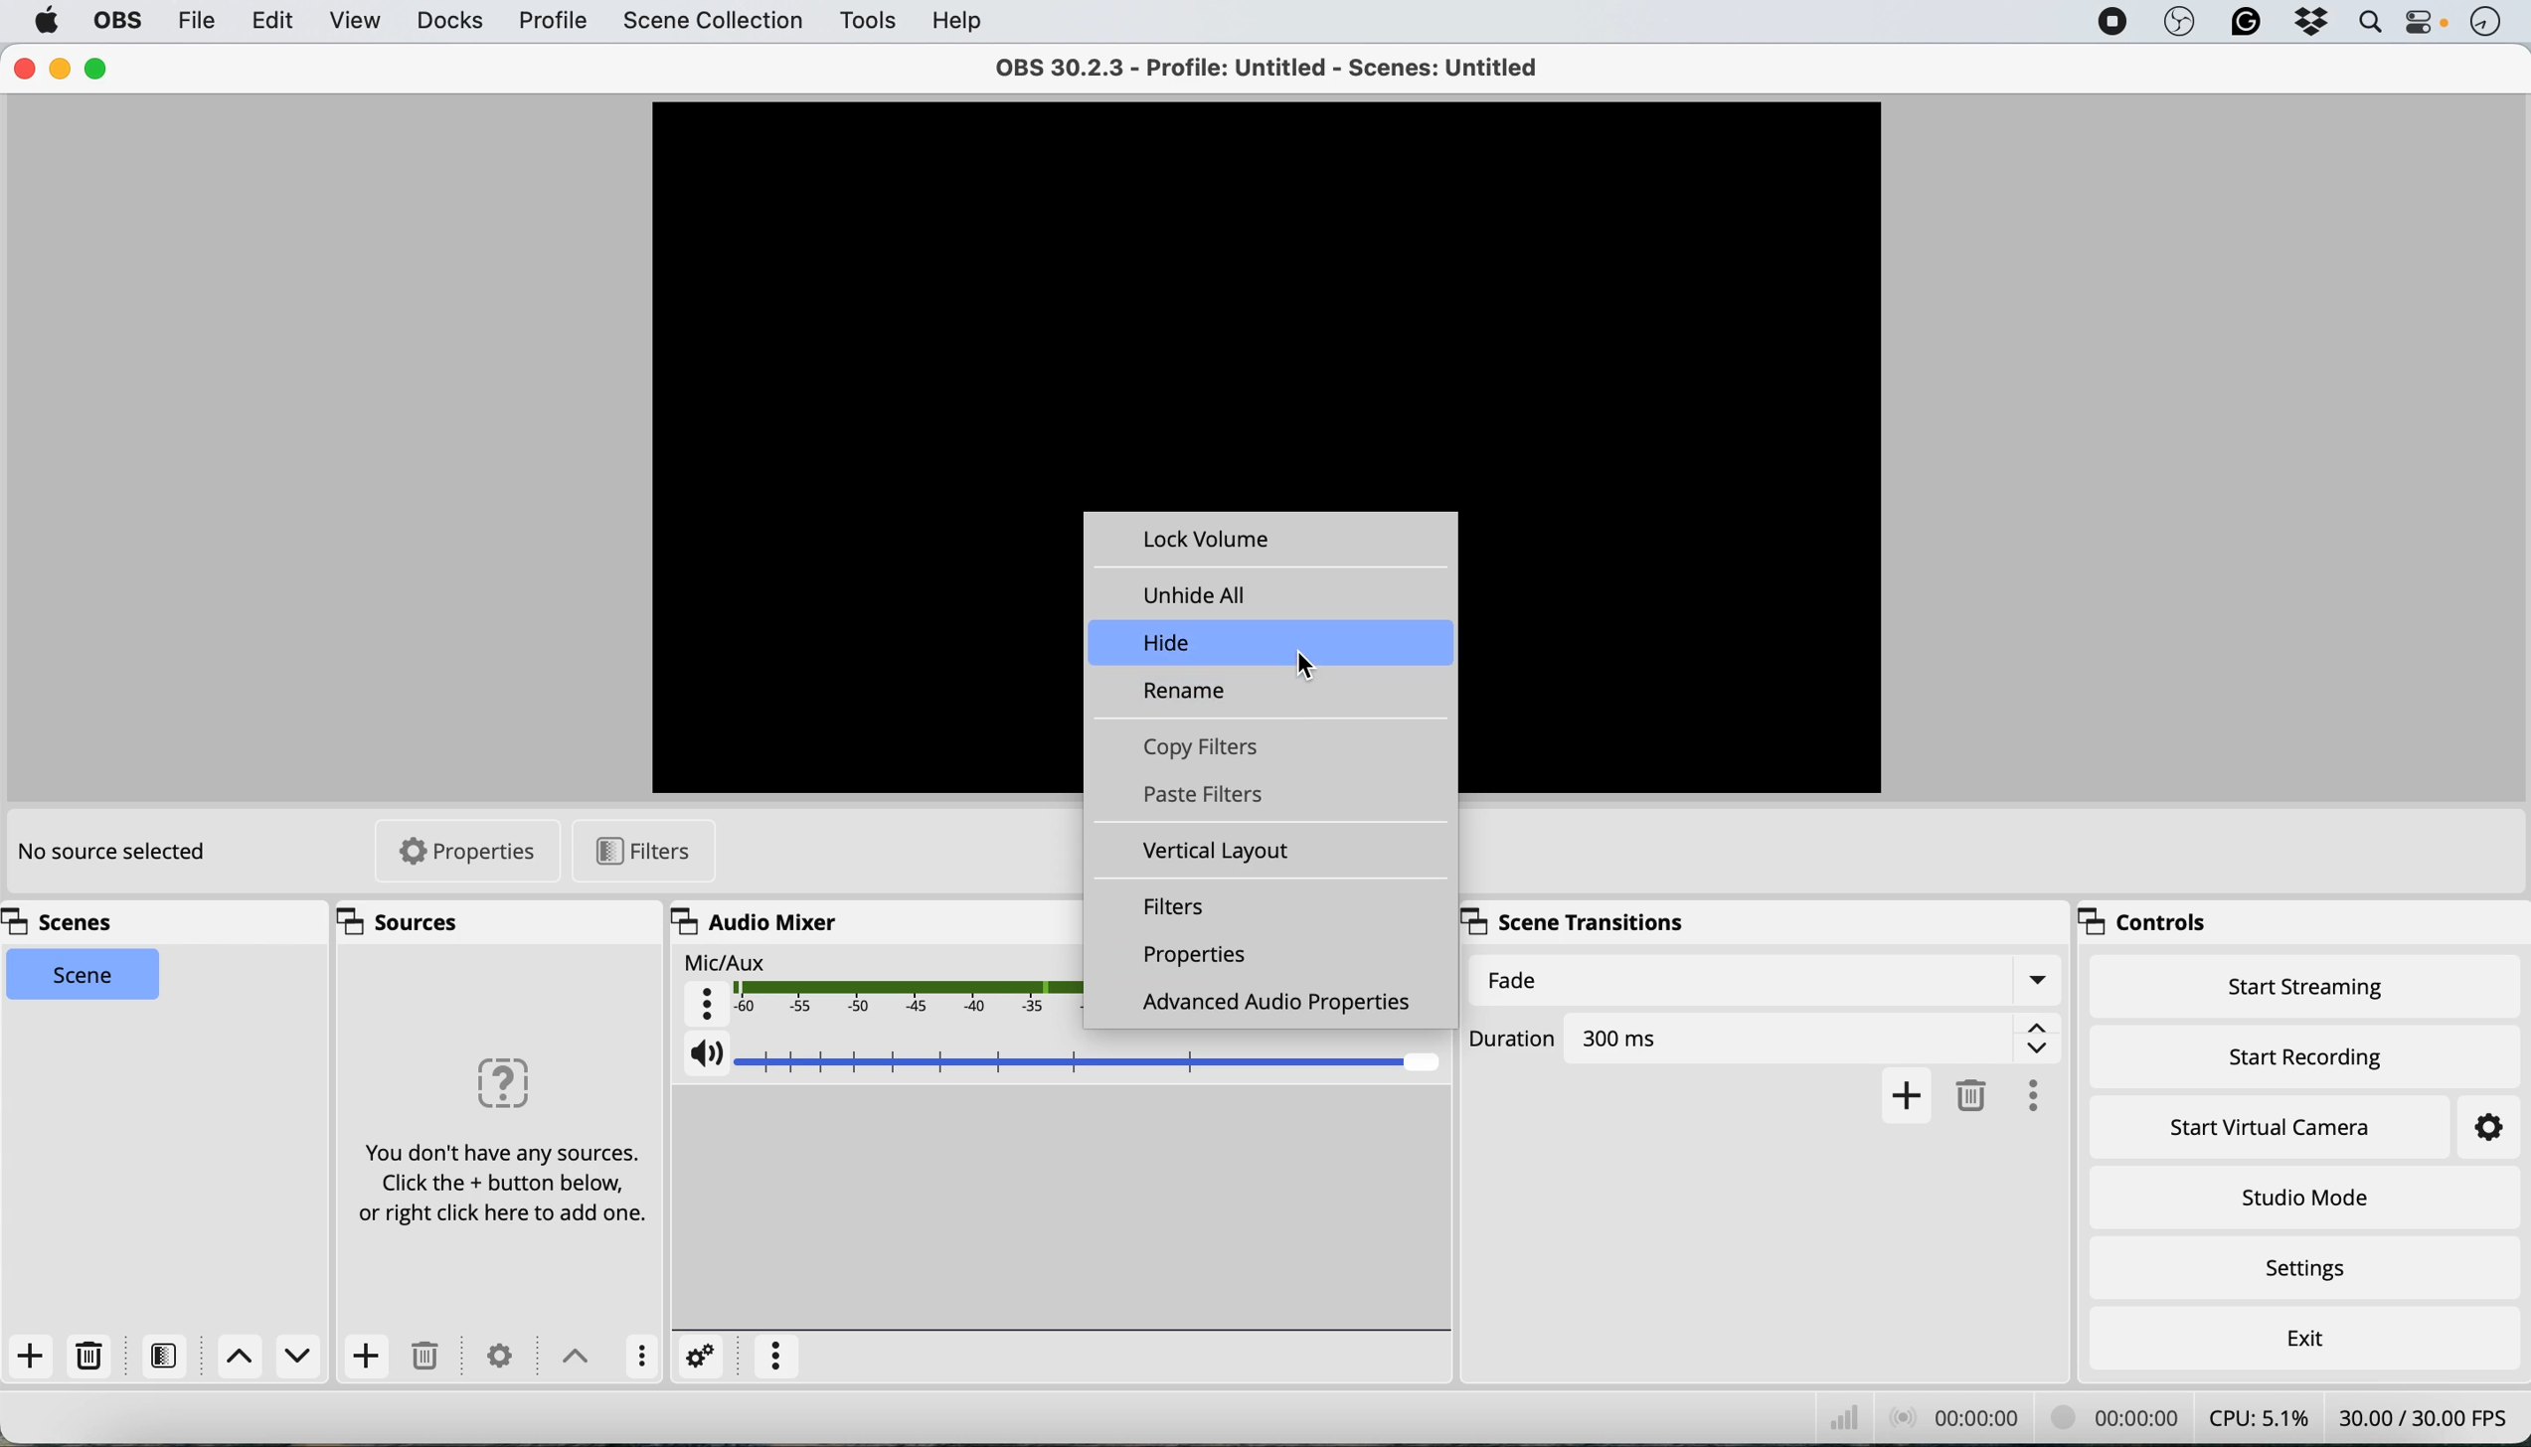 This screenshot has height=1447, width=2531. I want to click on vertical layout, so click(1224, 852).